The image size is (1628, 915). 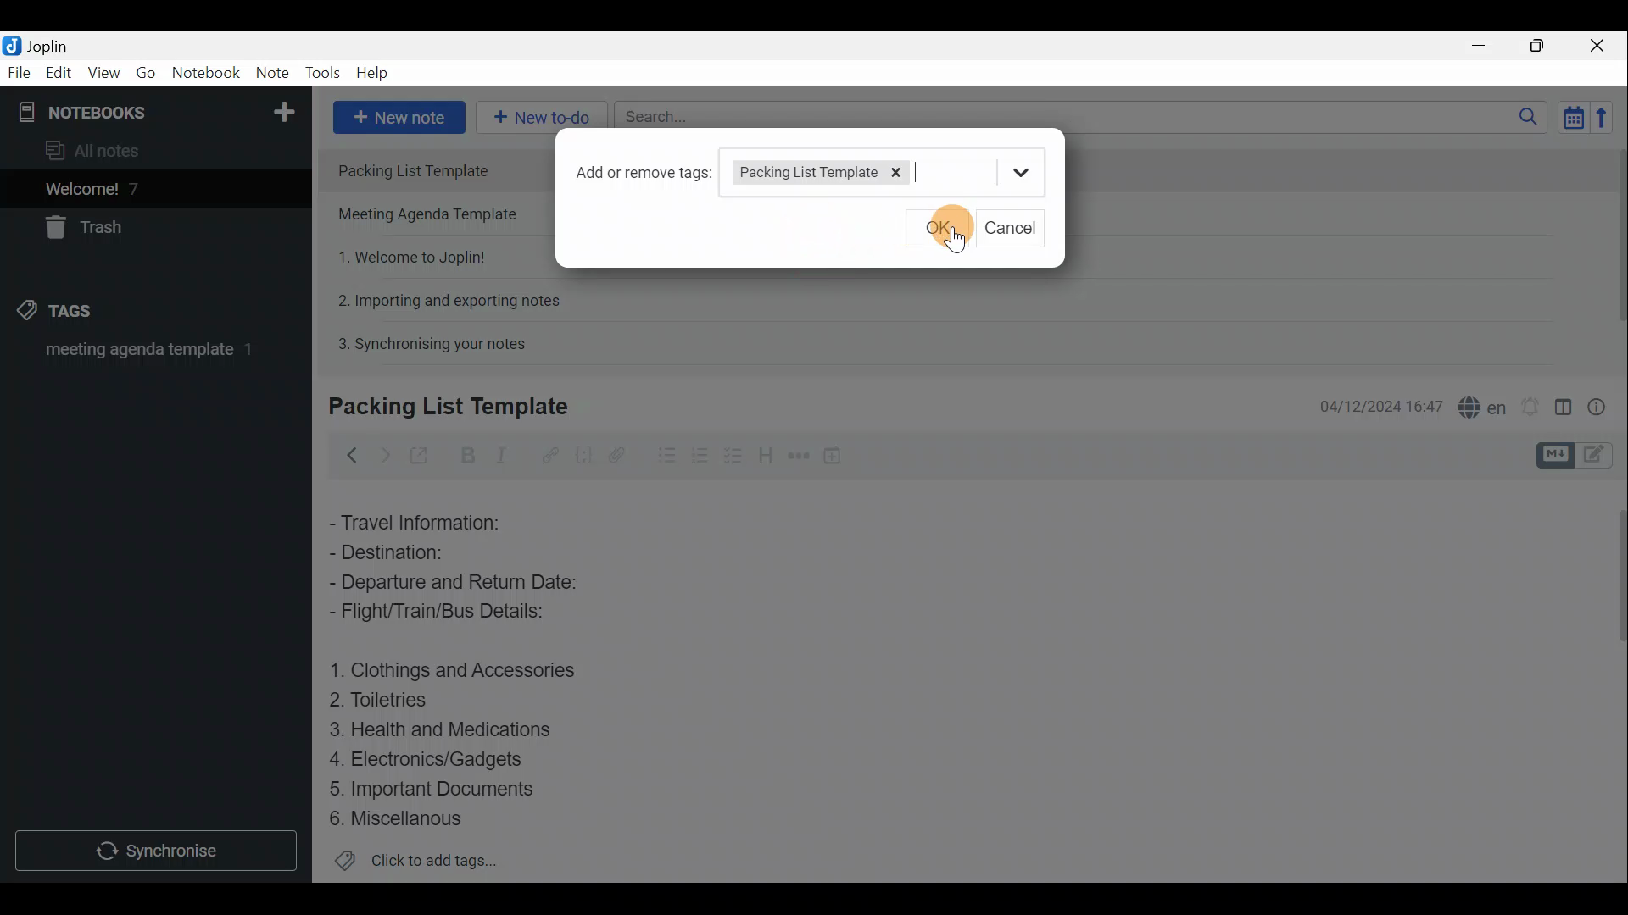 I want to click on meeting agenda template, so click(x=146, y=355).